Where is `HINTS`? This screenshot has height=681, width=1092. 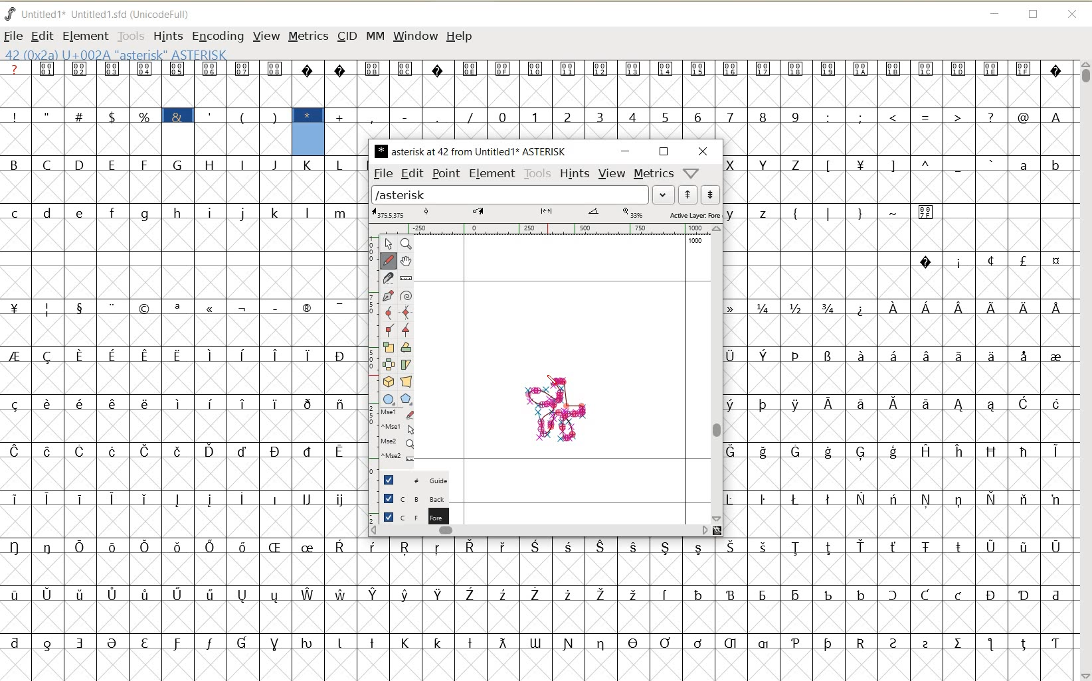
HINTS is located at coordinates (575, 175).